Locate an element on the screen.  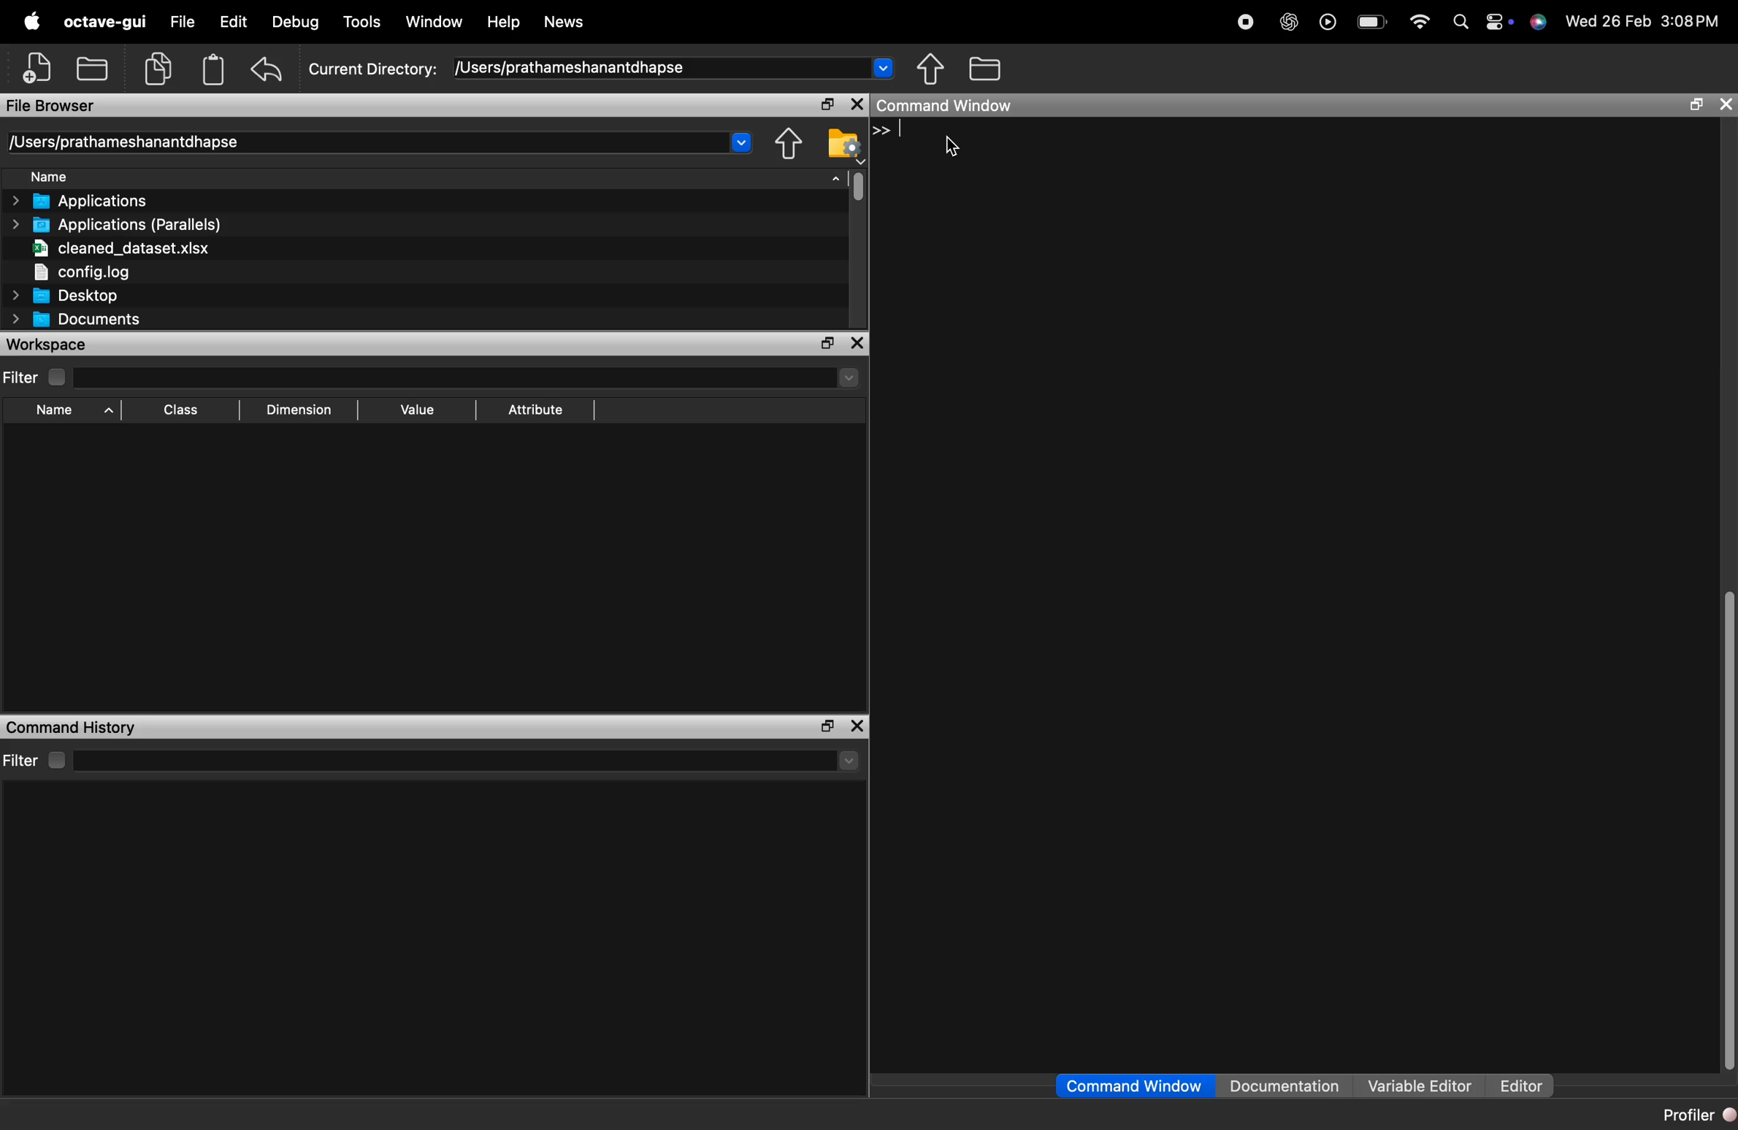
vertical scrollbar is located at coordinates (853, 186).